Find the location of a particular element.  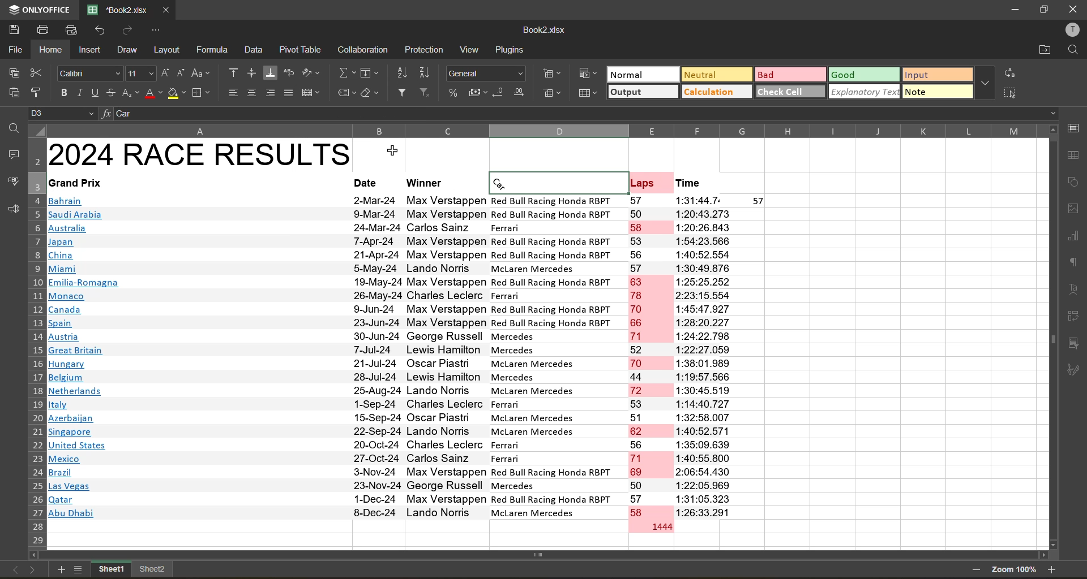

pivot table is located at coordinates (299, 51).